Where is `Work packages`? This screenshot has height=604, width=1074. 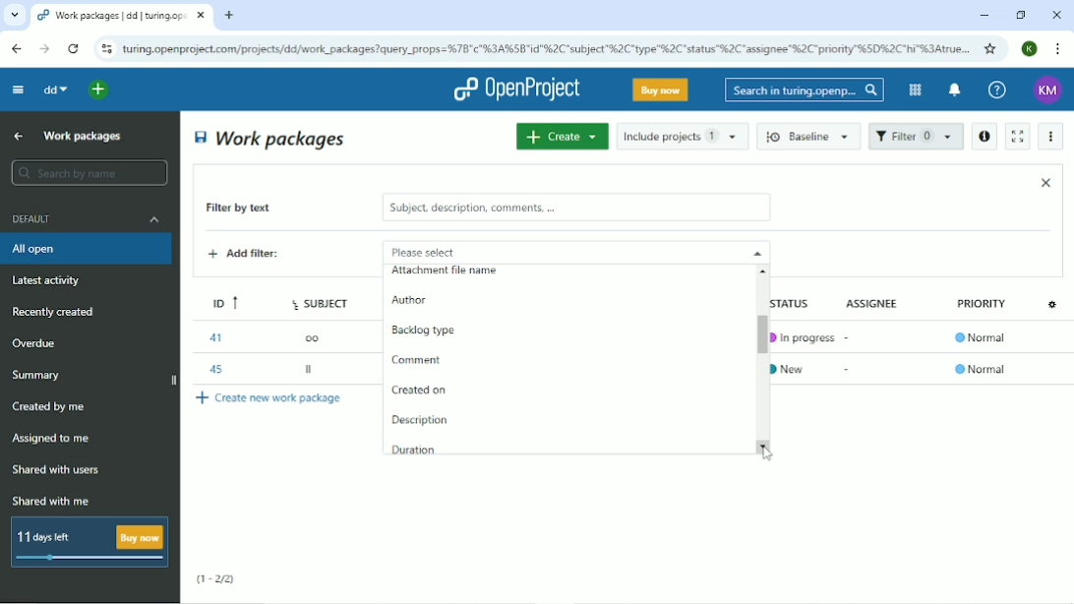 Work packages is located at coordinates (271, 138).